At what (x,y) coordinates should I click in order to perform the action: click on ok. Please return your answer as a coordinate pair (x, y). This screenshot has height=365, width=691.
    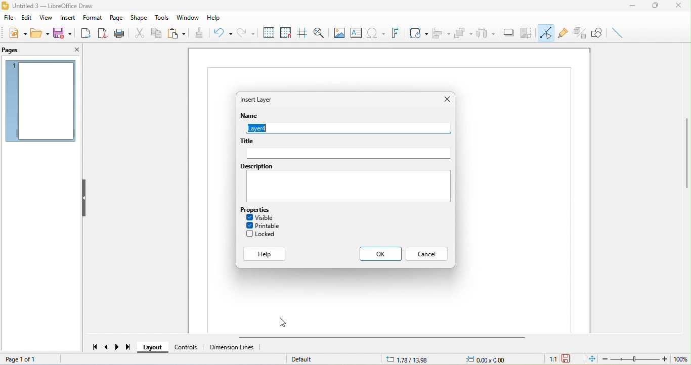
    Looking at the image, I should click on (380, 254).